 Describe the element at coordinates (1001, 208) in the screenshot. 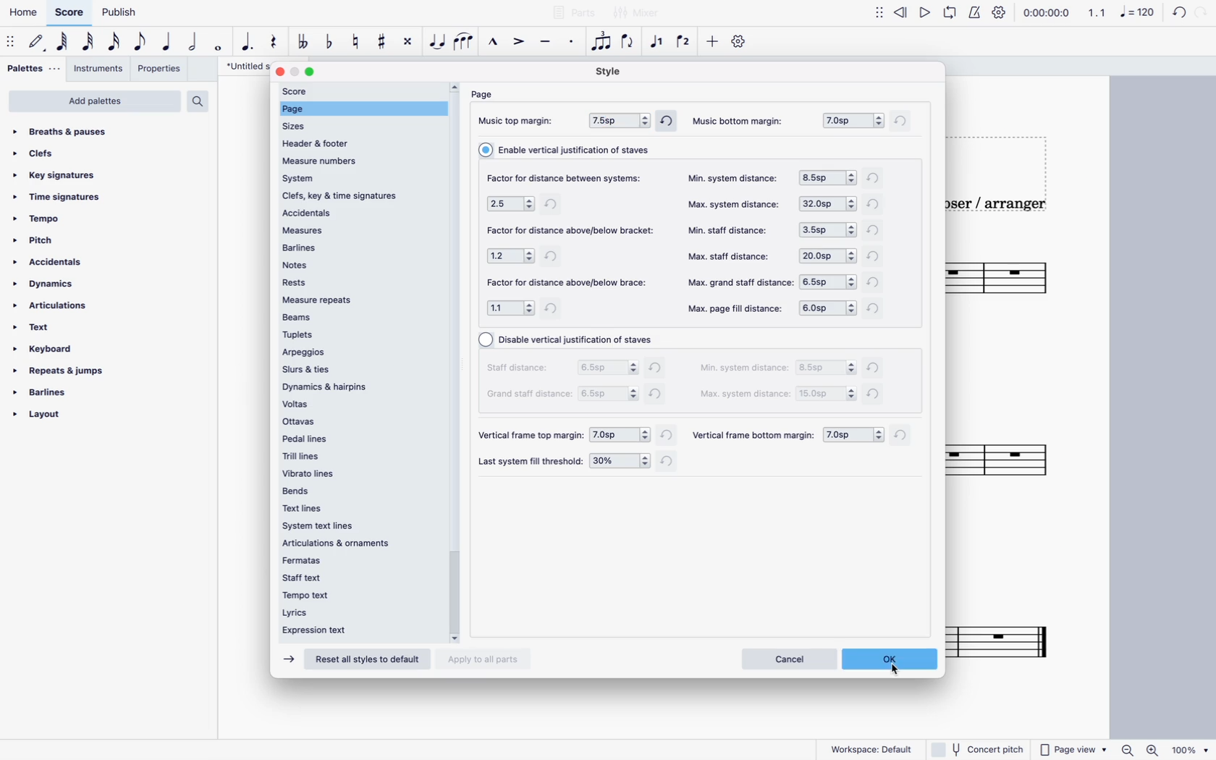

I see `composer / arranger` at that location.